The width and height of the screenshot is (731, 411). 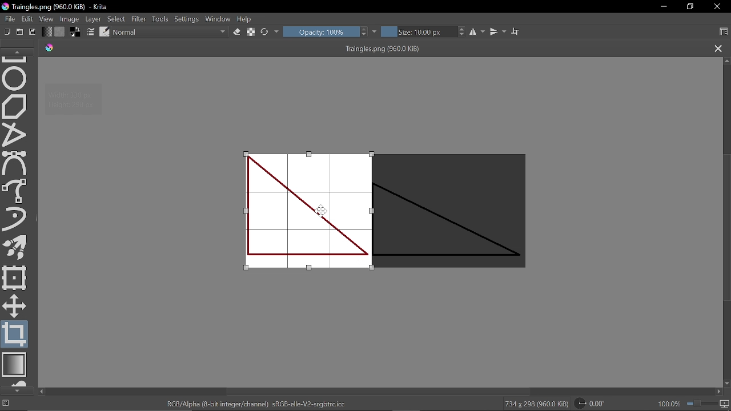 I want to click on Opacity: 100%, so click(x=320, y=31).